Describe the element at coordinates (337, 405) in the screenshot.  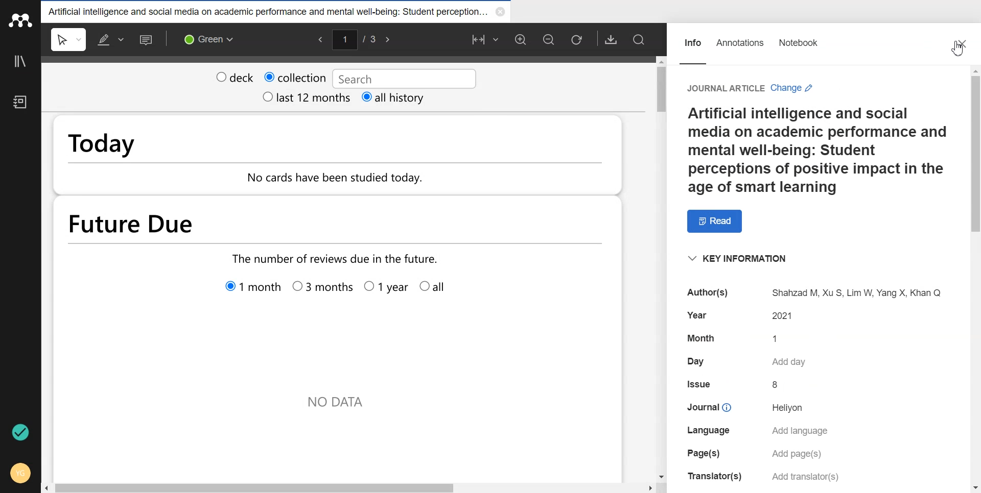
I see `NO DATA` at that location.